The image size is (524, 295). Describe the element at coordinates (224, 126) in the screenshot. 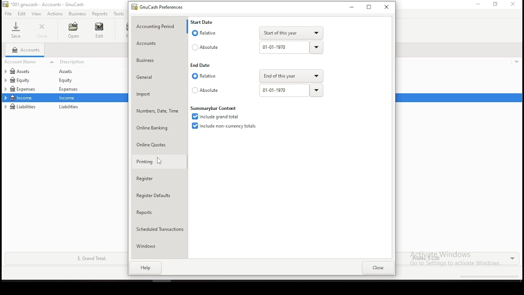

I see `checkbox: include non currency totals` at that location.